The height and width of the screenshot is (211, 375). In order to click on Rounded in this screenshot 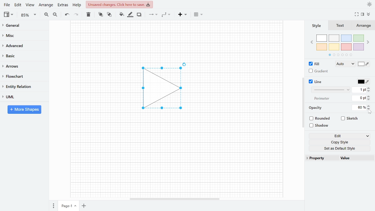, I will do `click(321, 119)`.